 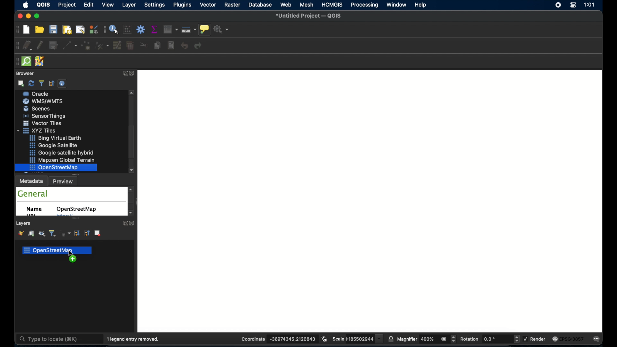 What do you see at coordinates (589, 5) in the screenshot?
I see `time` at bounding box center [589, 5].